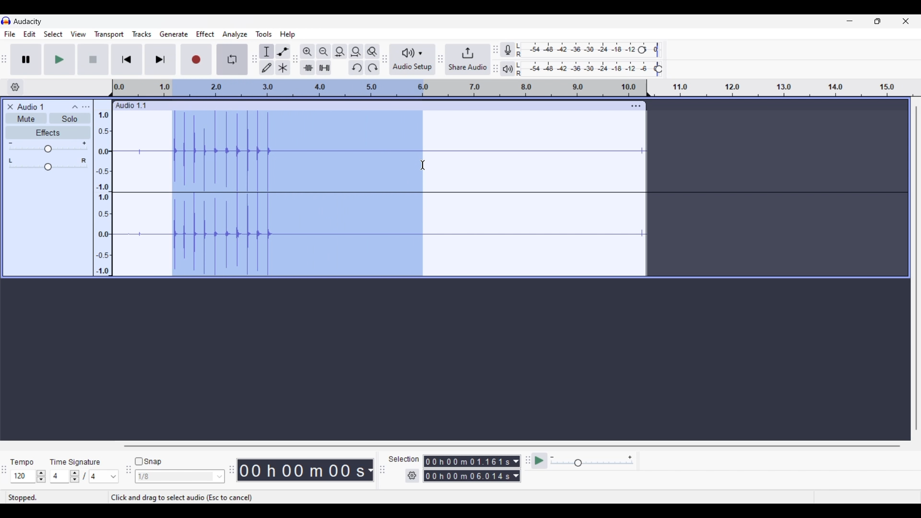  What do you see at coordinates (636, 106) in the screenshot?
I see `Track settings` at bounding box center [636, 106].